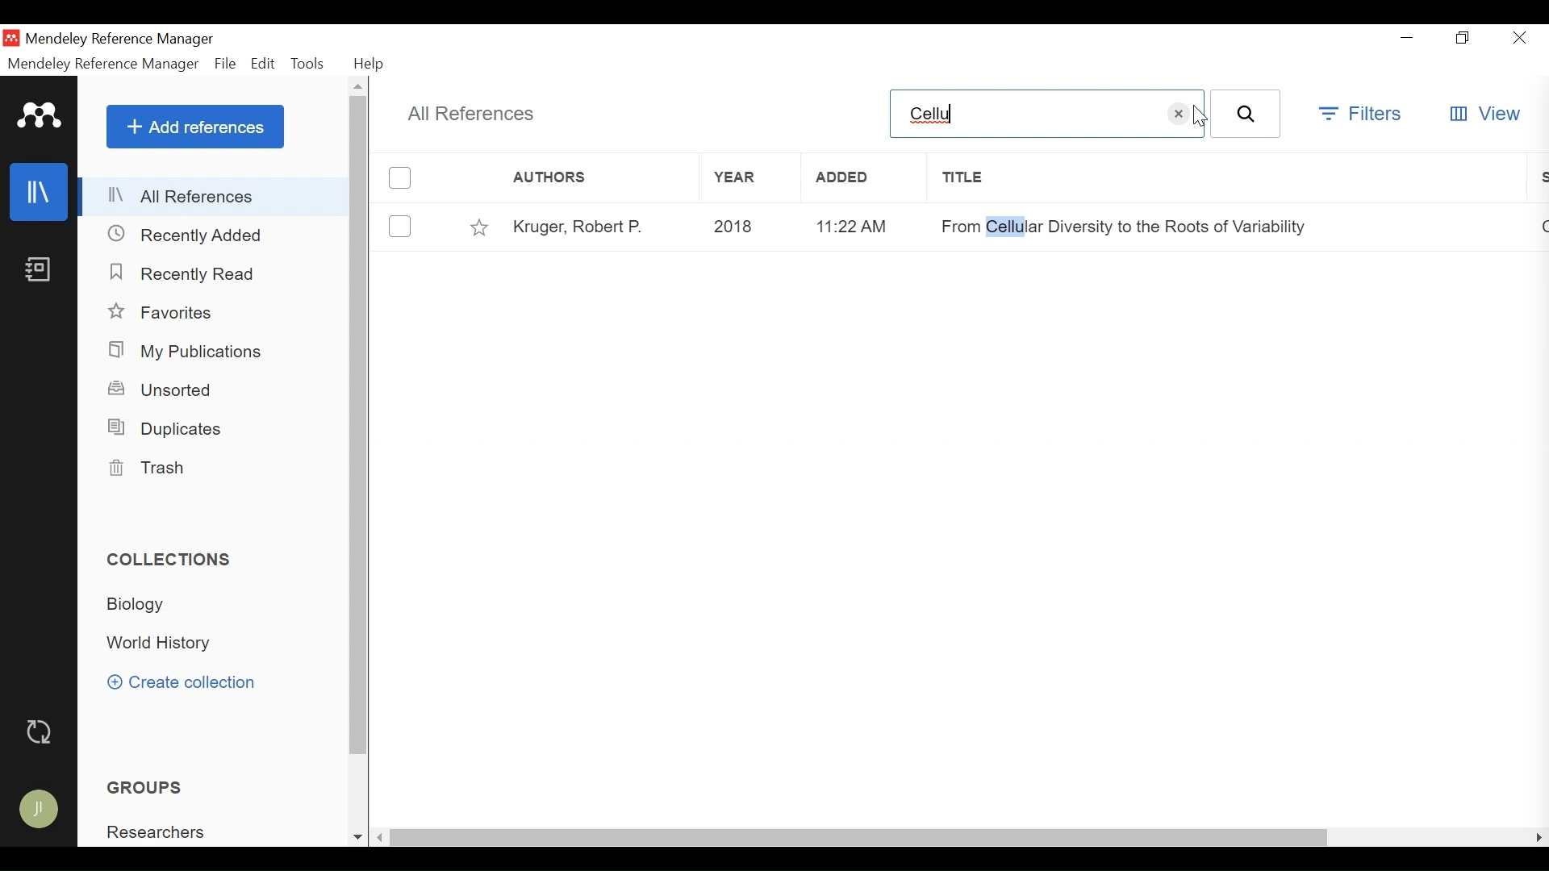 The width and height of the screenshot is (1549, 871). Describe the element at coordinates (38, 731) in the screenshot. I see `Sync` at that location.